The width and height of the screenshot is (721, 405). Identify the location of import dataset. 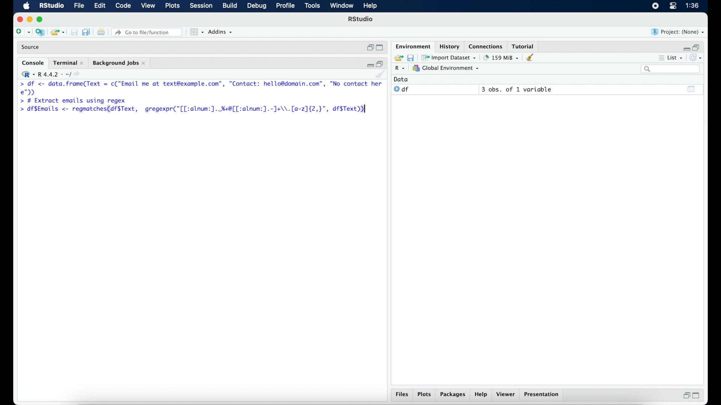
(450, 58).